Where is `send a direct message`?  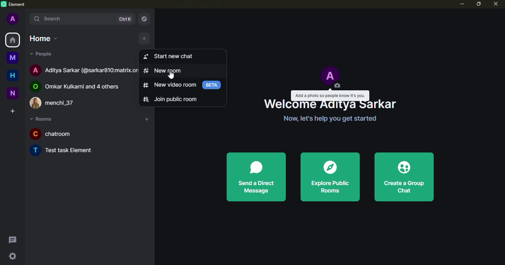
send a direct message is located at coordinates (255, 177).